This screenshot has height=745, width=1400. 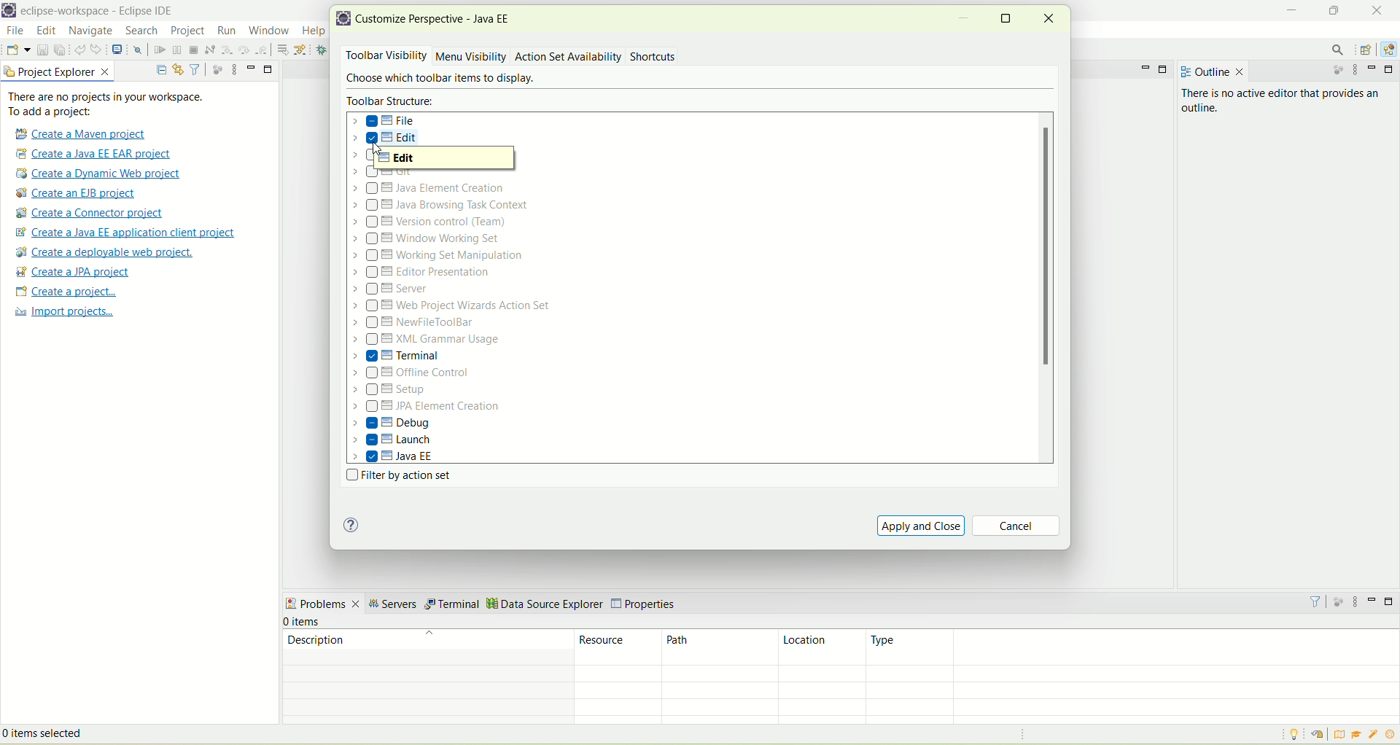 I want to click on type, so click(x=1134, y=647).